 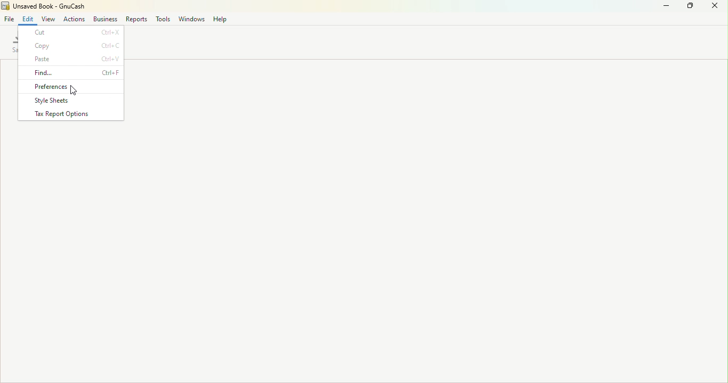 What do you see at coordinates (50, 19) in the screenshot?
I see `View` at bounding box center [50, 19].